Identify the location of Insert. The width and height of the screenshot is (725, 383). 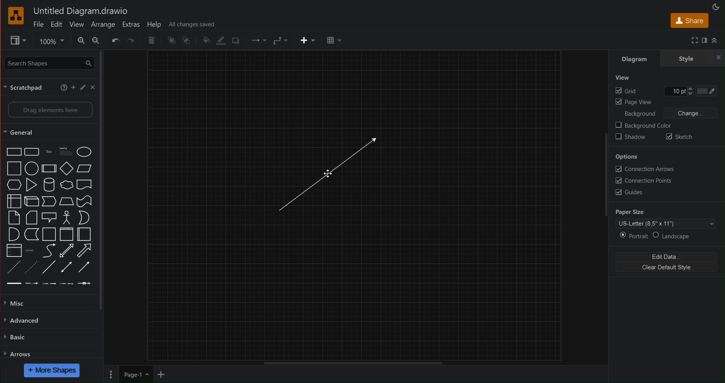
(307, 40).